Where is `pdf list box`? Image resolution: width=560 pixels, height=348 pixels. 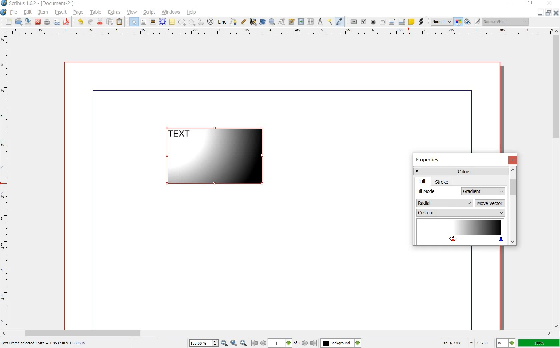
pdf list box is located at coordinates (402, 21).